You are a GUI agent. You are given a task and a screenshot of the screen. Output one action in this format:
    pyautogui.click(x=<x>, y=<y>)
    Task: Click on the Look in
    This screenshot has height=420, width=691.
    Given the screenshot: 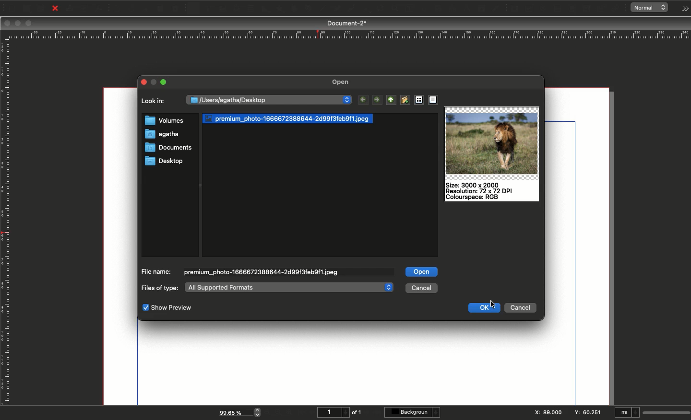 What is the action you would take?
    pyautogui.click(x=155, y=104)
    